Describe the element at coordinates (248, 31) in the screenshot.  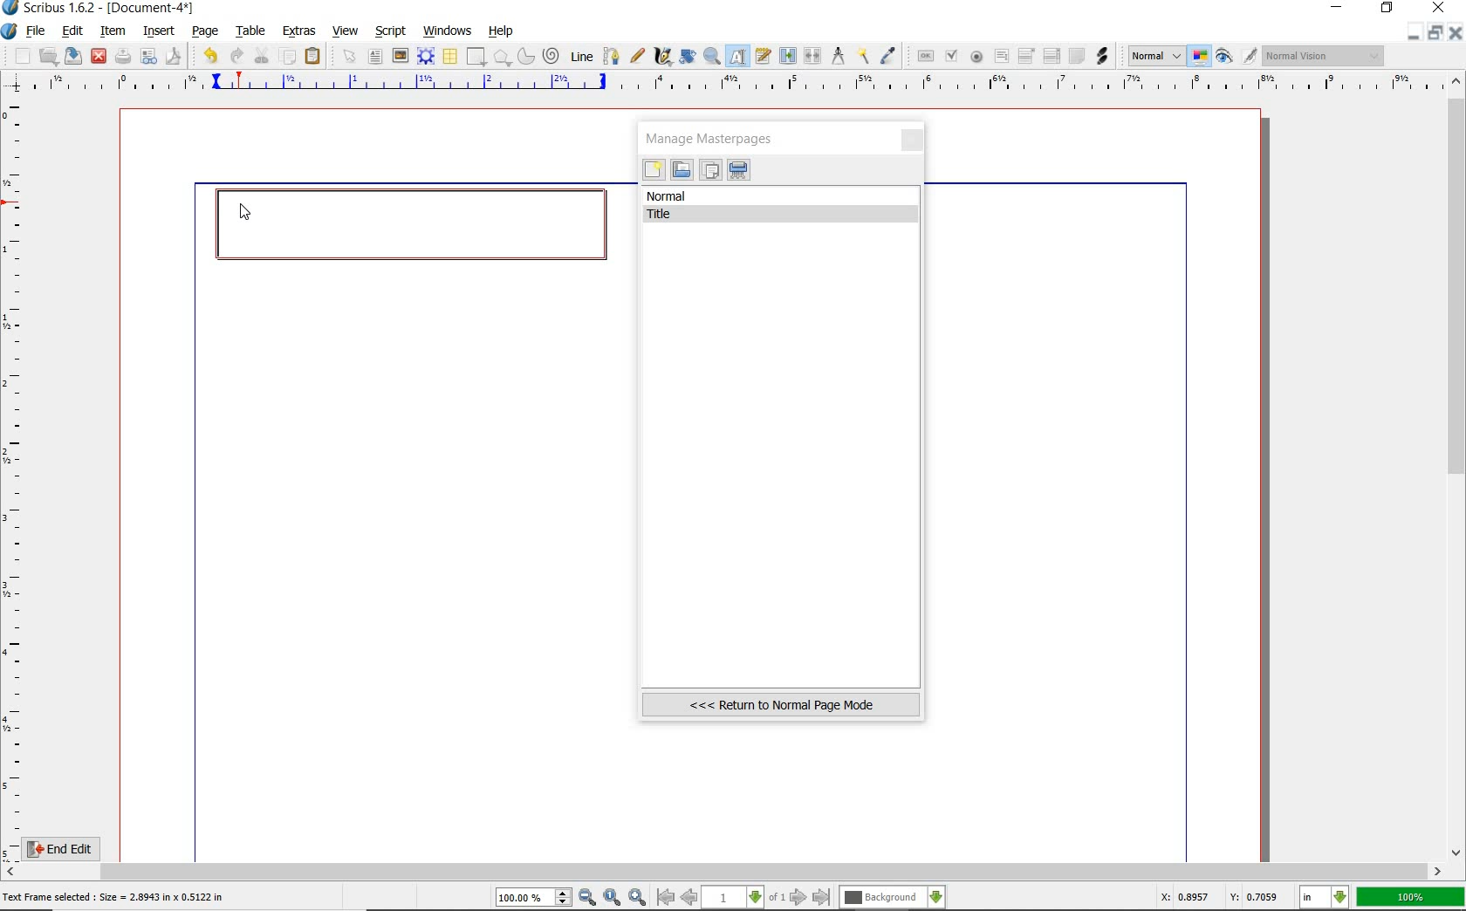
I see `table` at that location.